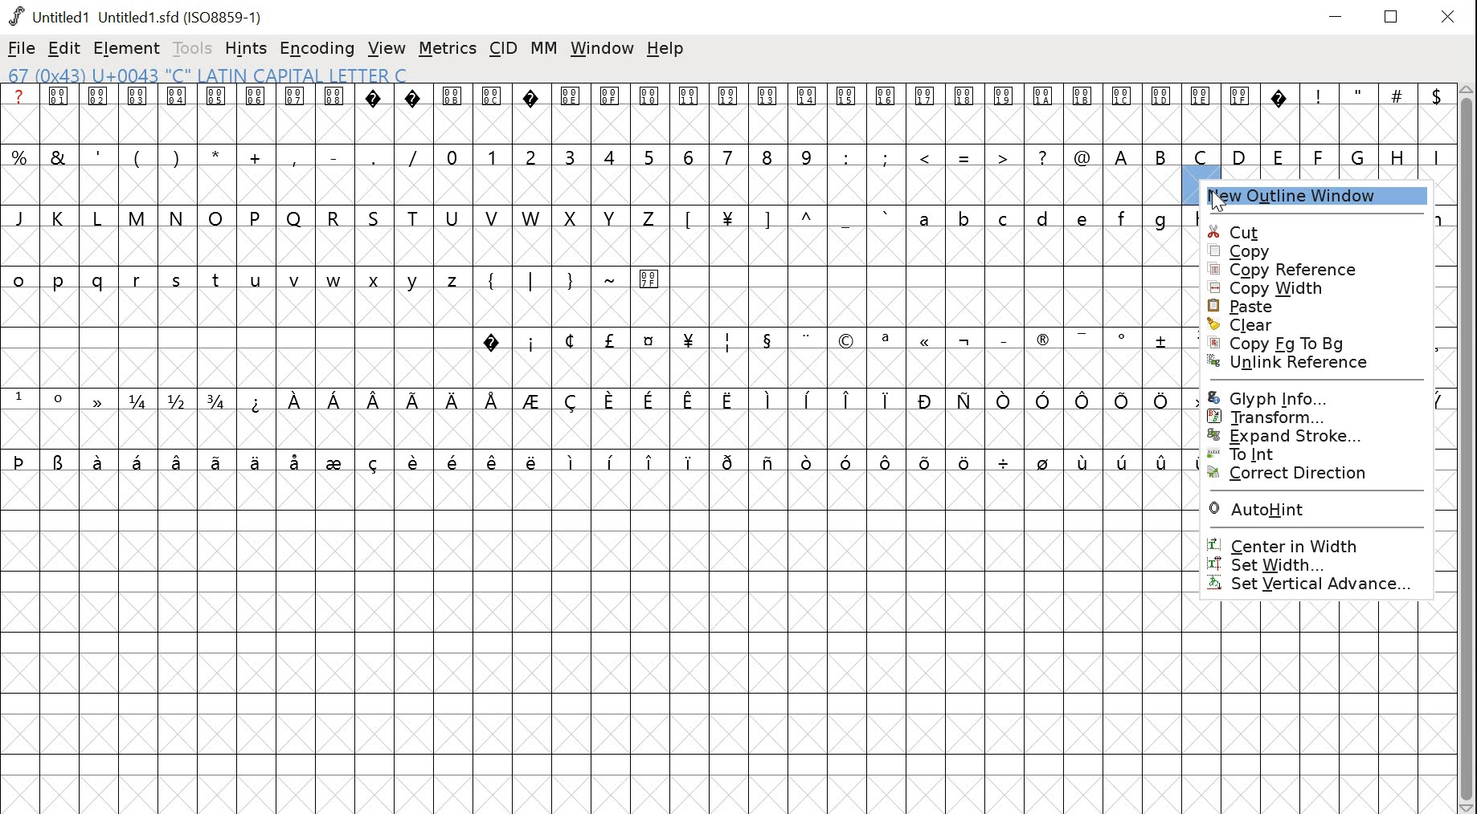 This screenshot has width=1477, height=814. What do you see at coordinates (590, 284) in the screenshot?
I see `glyphs` at bounding box center [590, 284].